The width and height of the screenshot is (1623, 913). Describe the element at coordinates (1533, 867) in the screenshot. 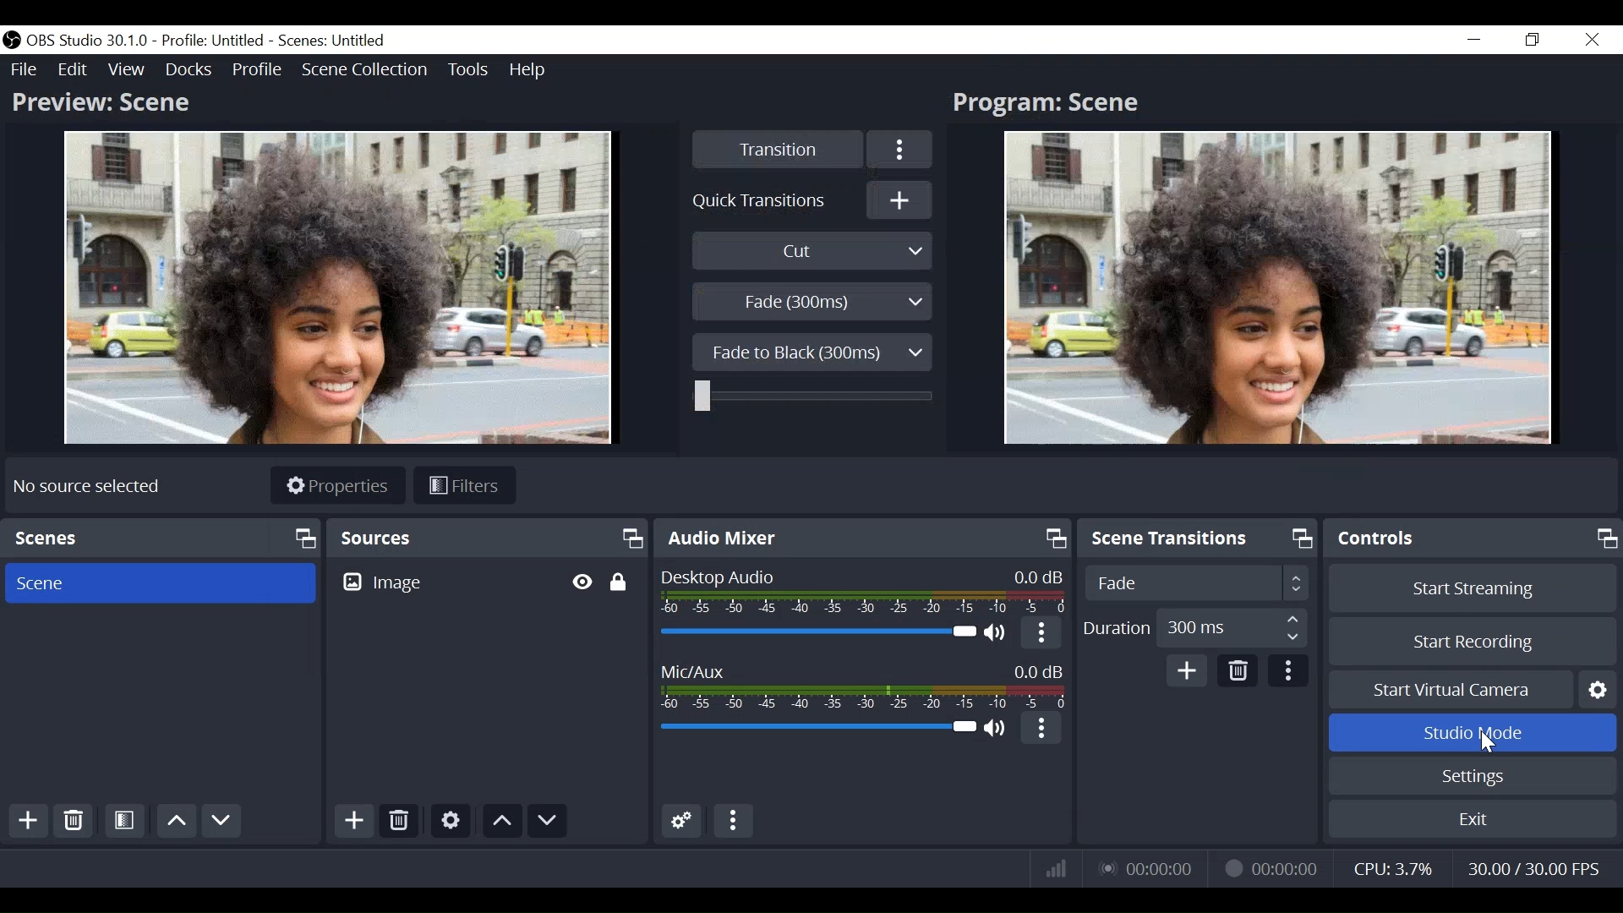

I see `Frame Rate (Frame Per Second)` at that location.